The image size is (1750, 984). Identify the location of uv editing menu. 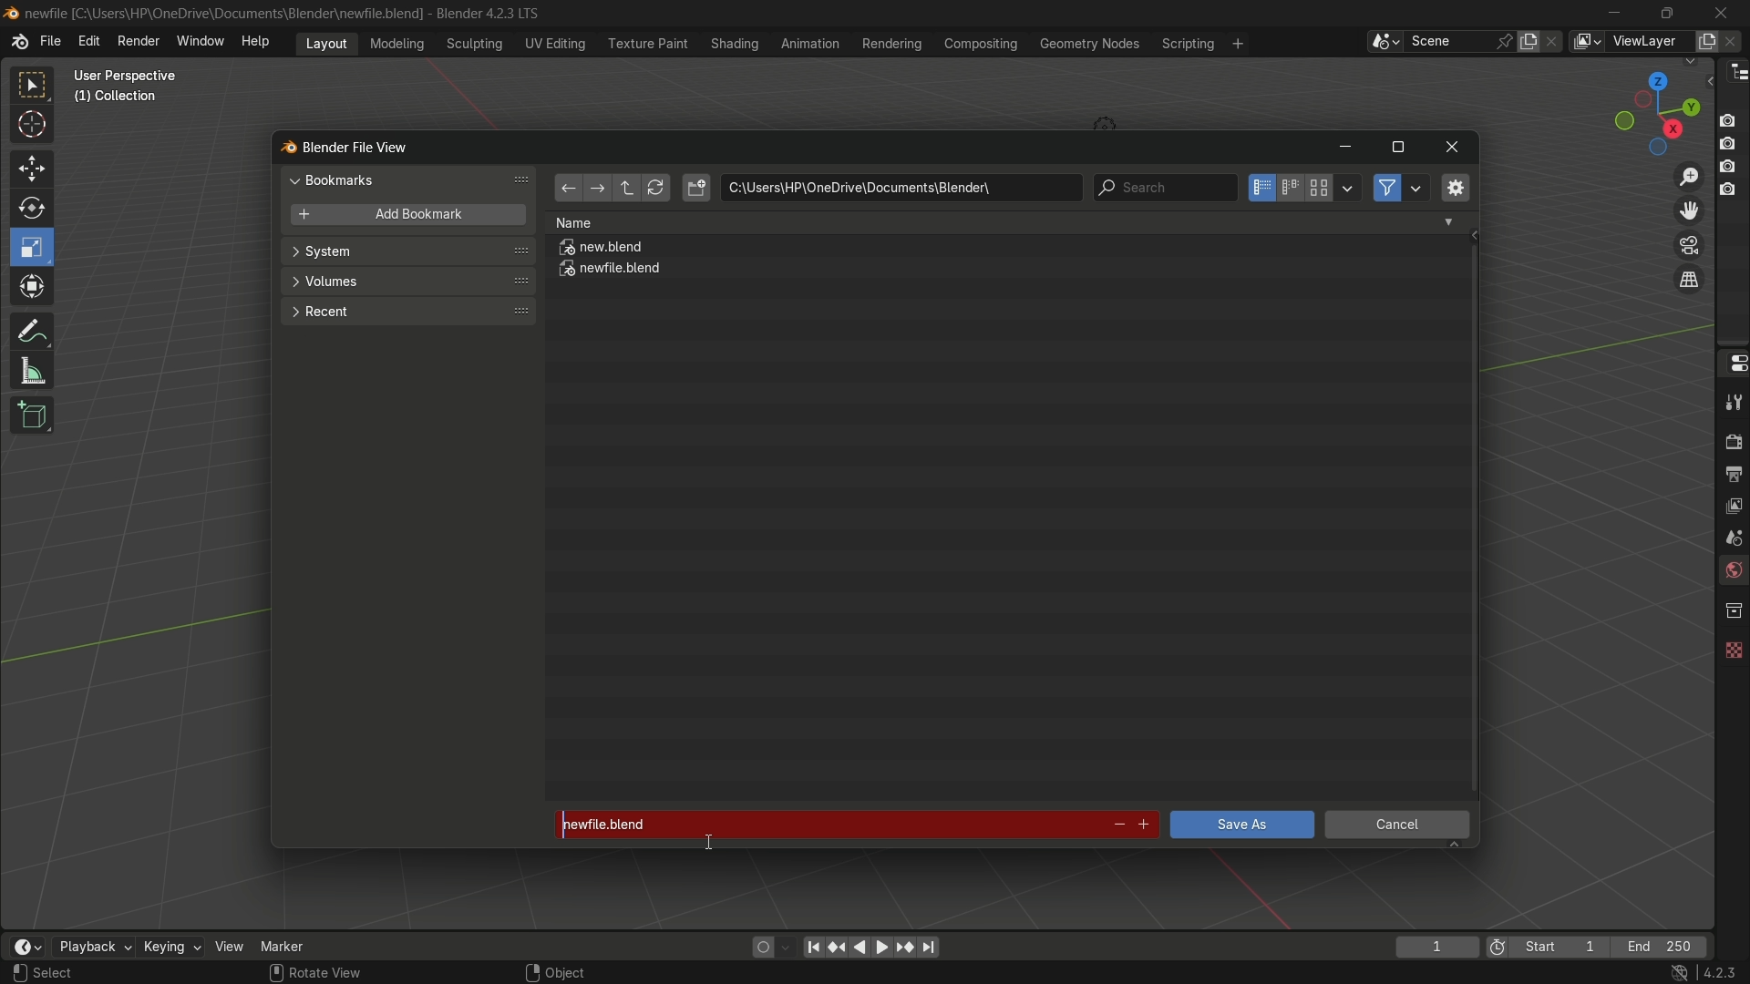
(555, 43).